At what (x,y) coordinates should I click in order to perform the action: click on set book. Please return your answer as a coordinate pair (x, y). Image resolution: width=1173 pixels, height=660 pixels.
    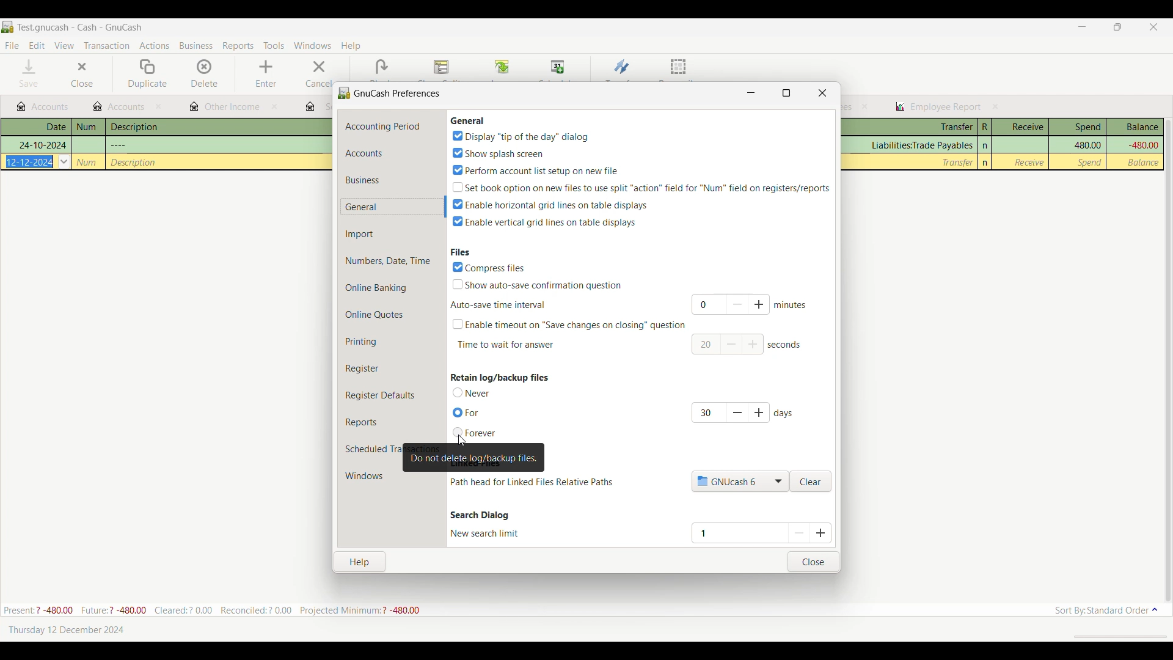
    Looking at the image, I should click on (641, 186).